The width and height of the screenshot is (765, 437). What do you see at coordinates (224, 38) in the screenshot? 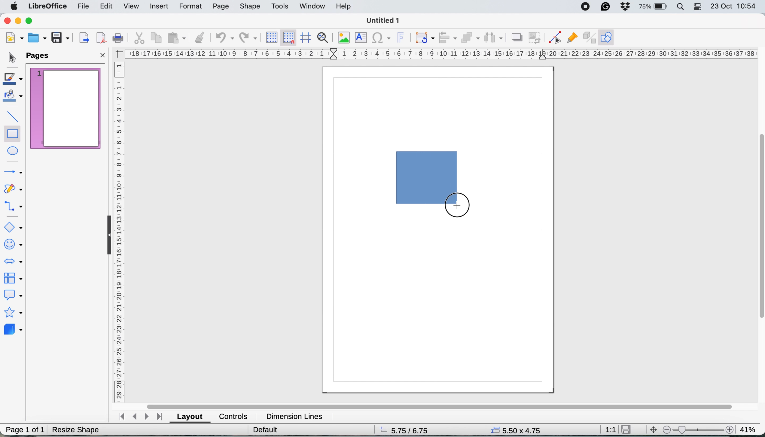
I see `undo` at bounding box center [224, 38].